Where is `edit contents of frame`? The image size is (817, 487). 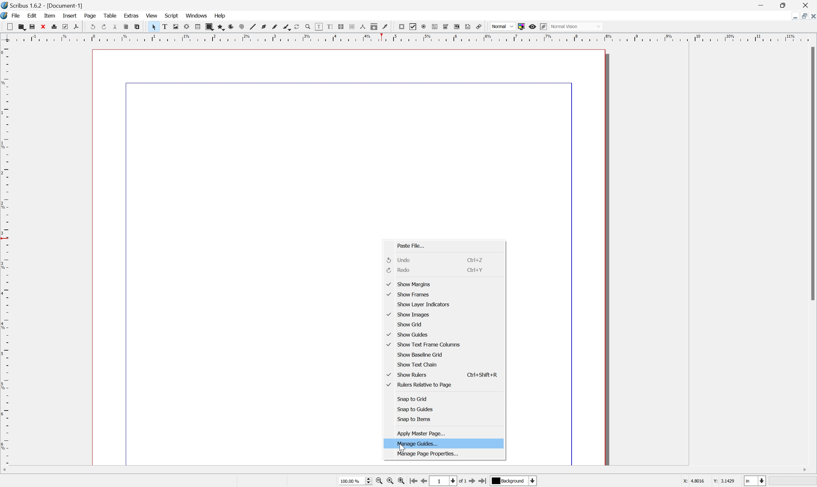
edit contents of frame is located at coordinates (319, 26).